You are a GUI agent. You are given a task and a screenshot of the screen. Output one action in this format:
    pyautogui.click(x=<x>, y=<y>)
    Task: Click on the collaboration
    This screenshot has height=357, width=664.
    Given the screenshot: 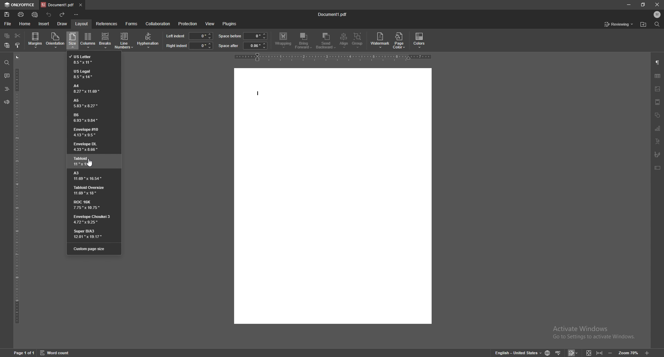 What is the action you would take?
    pyautogui.click(x=158, y=24)
    